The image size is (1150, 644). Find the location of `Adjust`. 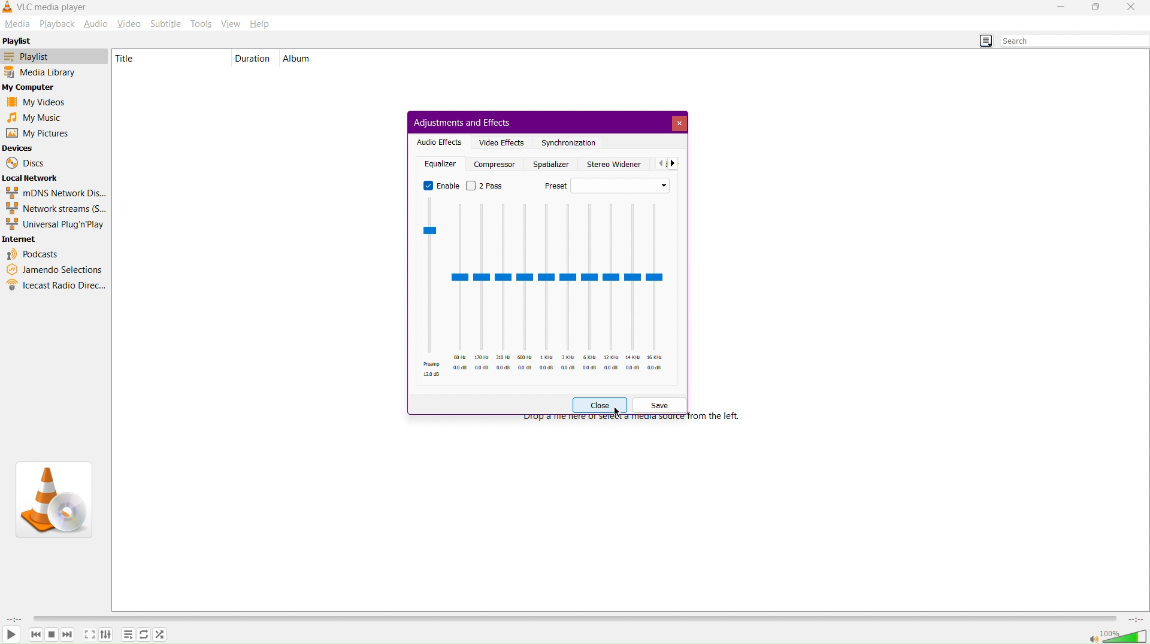

Adjust is located at coordinates (107, 633).